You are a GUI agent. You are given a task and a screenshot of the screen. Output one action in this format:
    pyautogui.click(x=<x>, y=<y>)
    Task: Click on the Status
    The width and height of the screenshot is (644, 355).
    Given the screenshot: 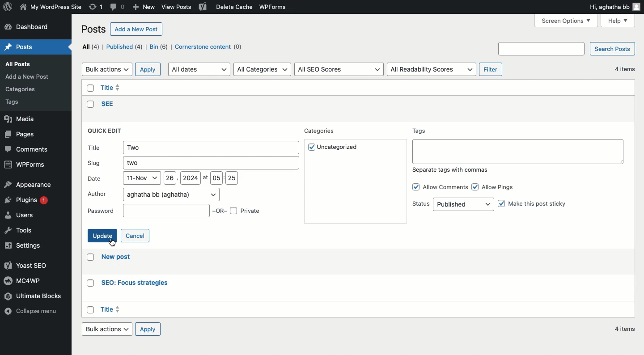 What is the action you would take?
    pyautogui.click(x=452, y=204)
    